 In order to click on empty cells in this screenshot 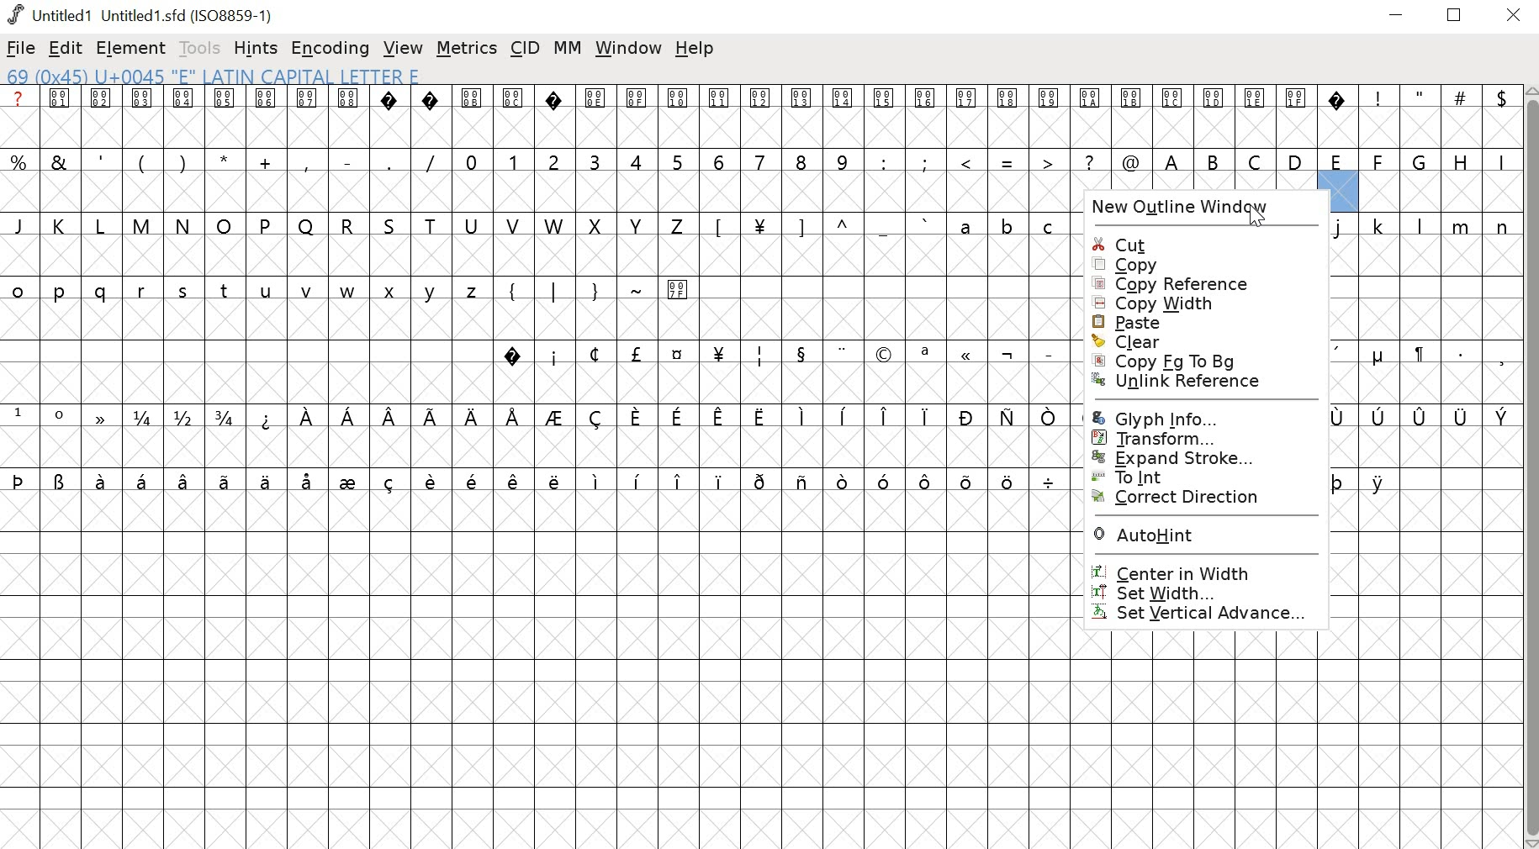, I will do `click(1200, 186)`.